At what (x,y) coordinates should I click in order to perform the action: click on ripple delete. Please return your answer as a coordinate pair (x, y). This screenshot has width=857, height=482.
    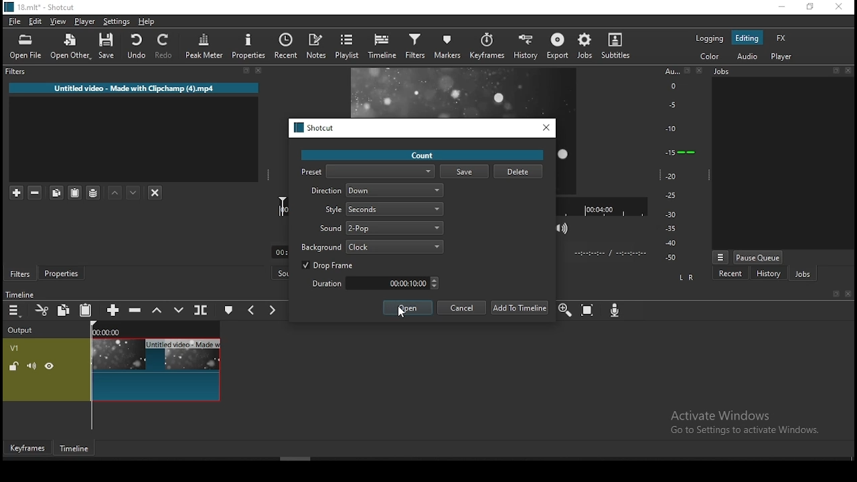
    Looking at the image, I should click on (136, 311).